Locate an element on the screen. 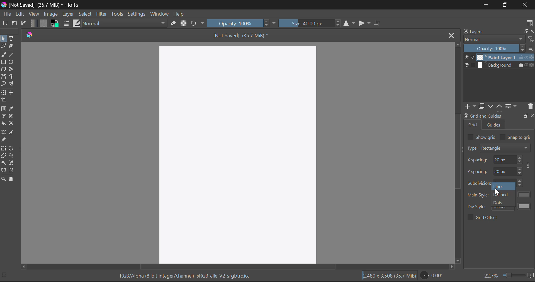  Line is located at coordinates (11, 55).